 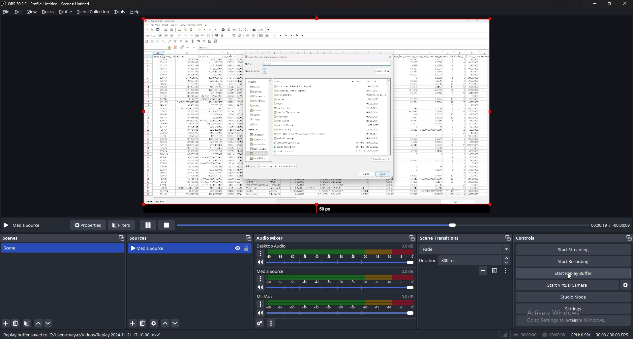 What do you see at coordinates (506, 335) in the screenshot?
I see `network` at bounding box center [506, 335].